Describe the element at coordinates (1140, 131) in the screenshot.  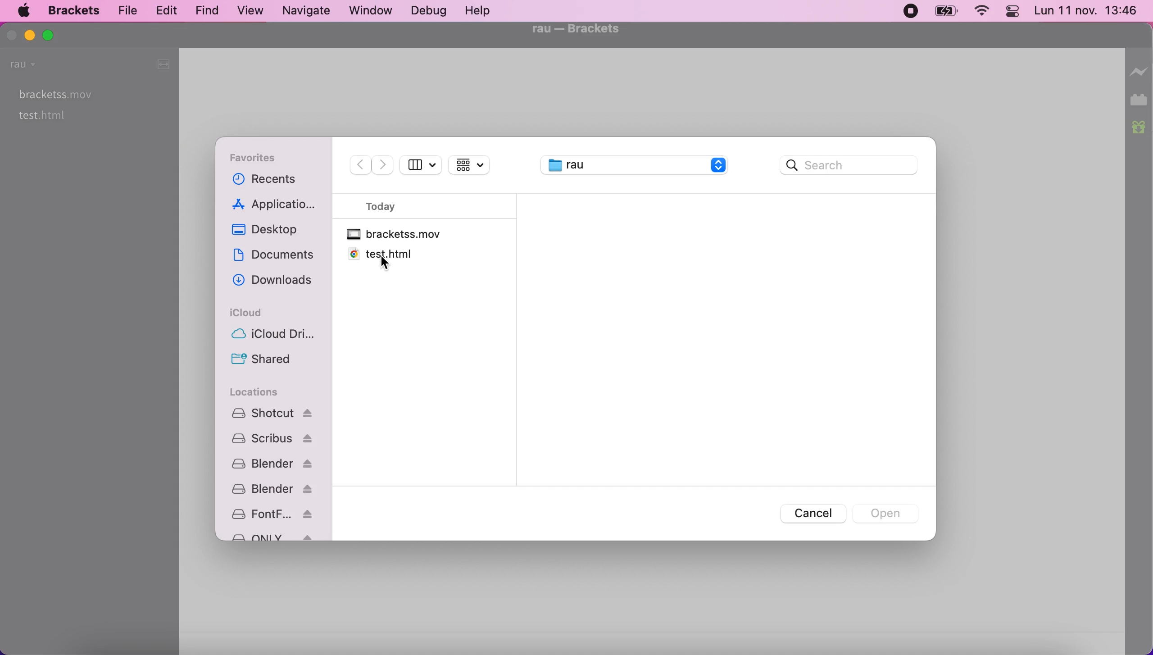
I see `new builds of brackets` at that location.